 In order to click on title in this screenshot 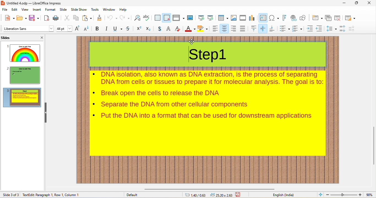, I will do `click(33, 3)`.